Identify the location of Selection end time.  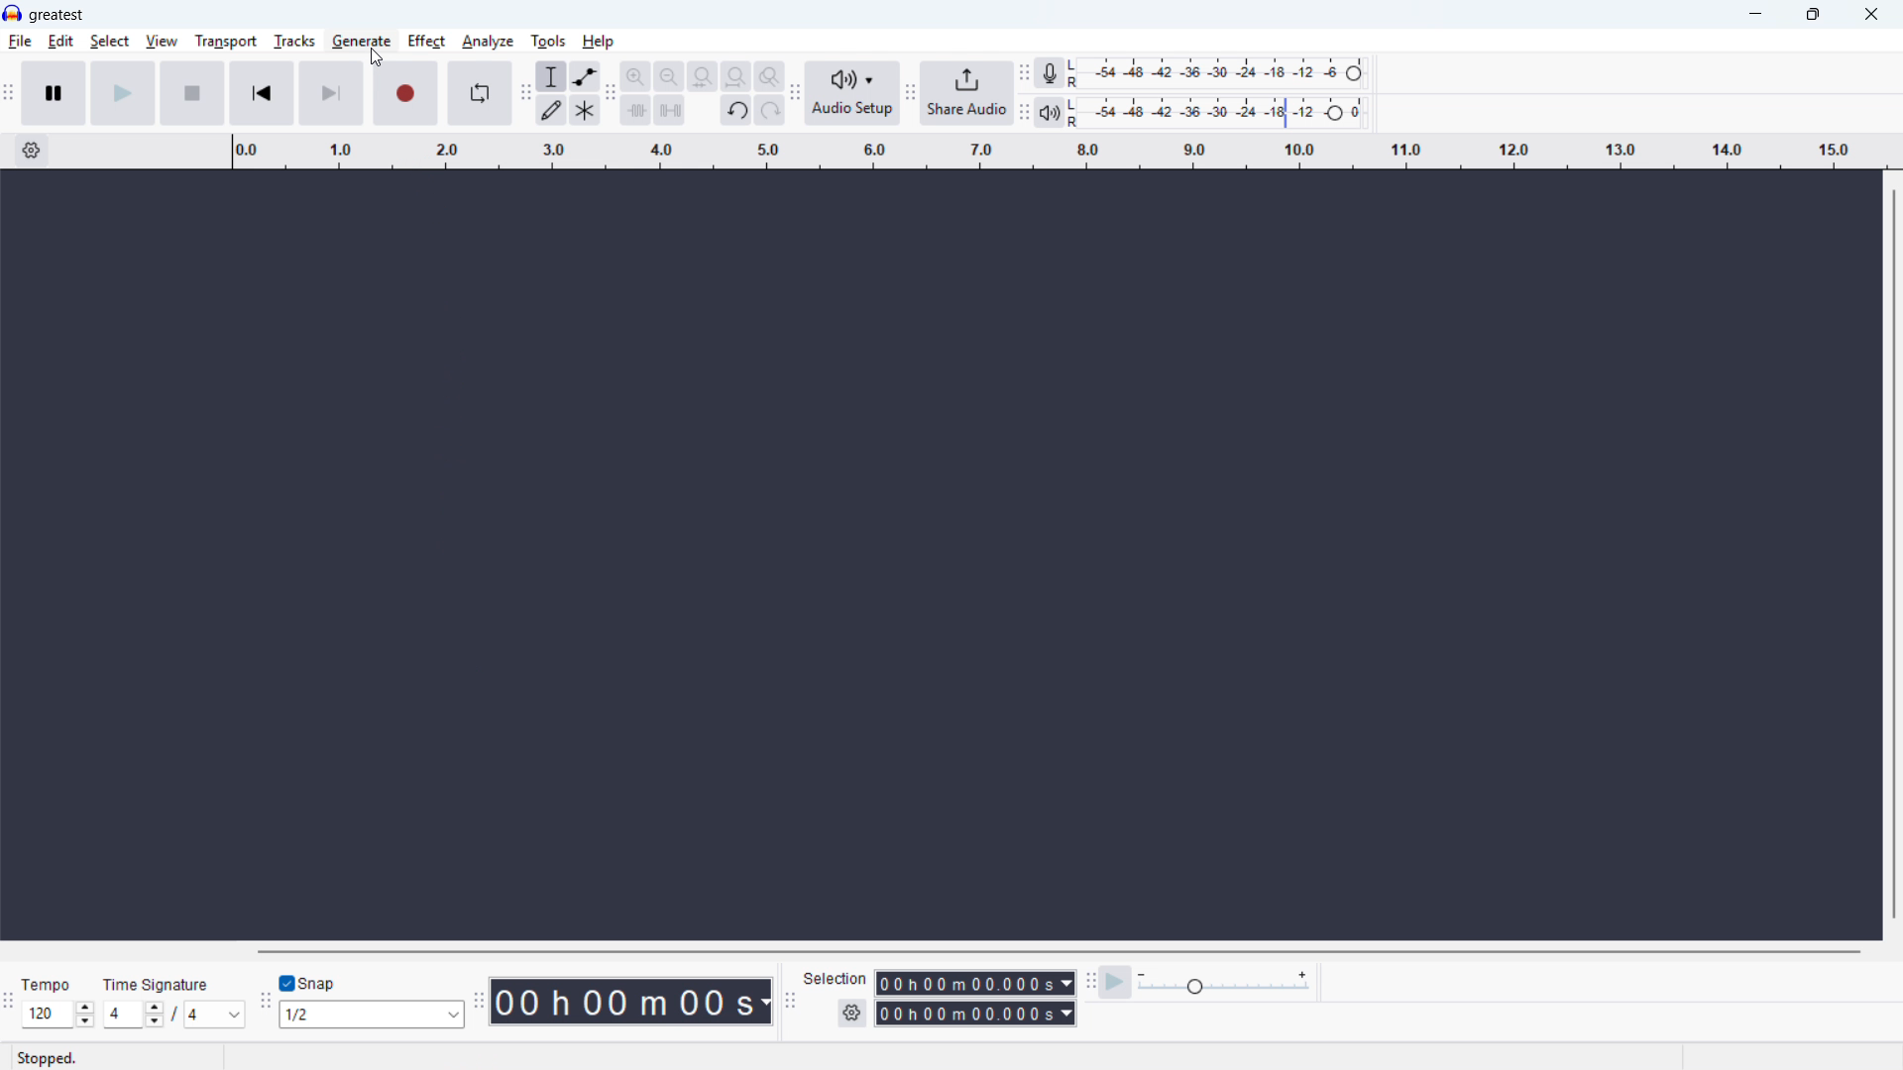
(974, 1012).